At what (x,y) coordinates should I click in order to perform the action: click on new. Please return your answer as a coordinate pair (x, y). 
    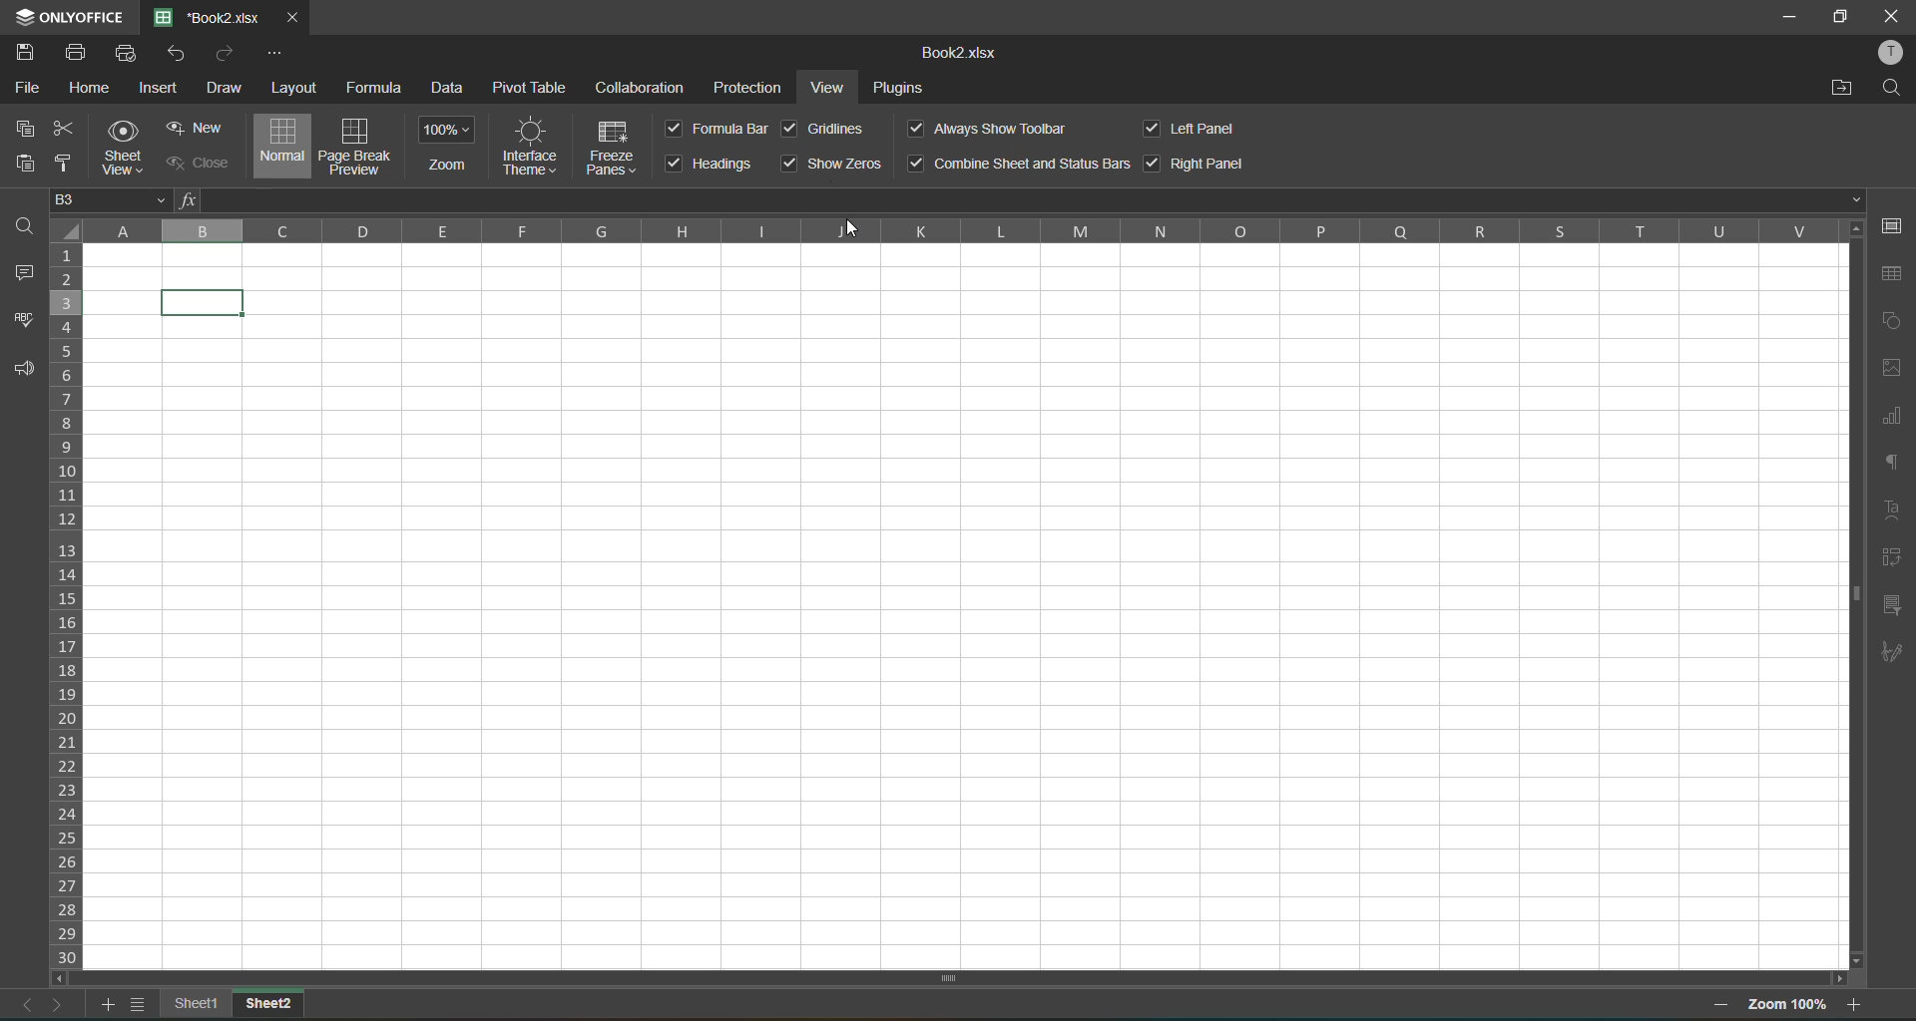
    Looking at the image, I should click on (194, 127).